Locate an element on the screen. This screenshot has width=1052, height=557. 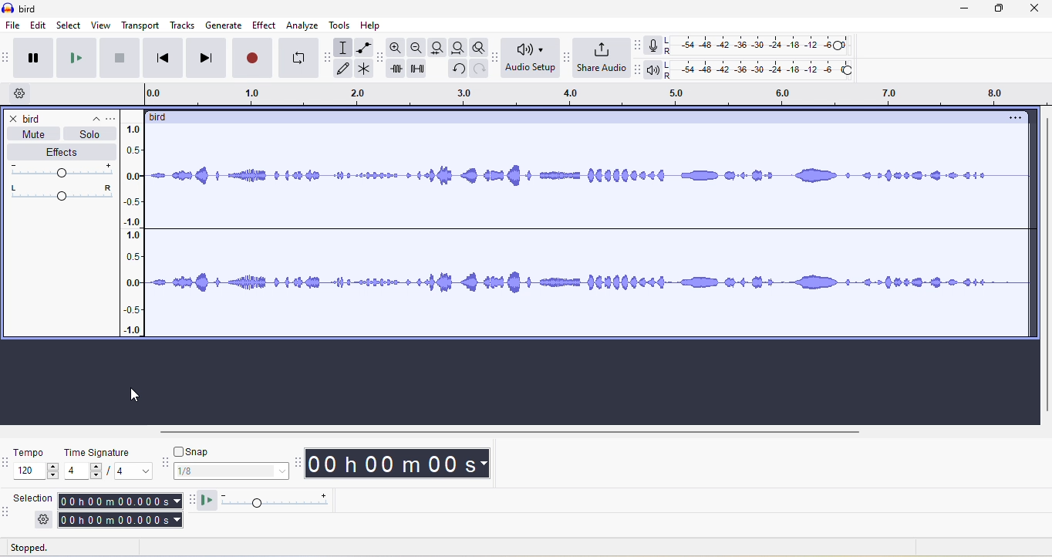
redo is located at coordinates (477, 73).